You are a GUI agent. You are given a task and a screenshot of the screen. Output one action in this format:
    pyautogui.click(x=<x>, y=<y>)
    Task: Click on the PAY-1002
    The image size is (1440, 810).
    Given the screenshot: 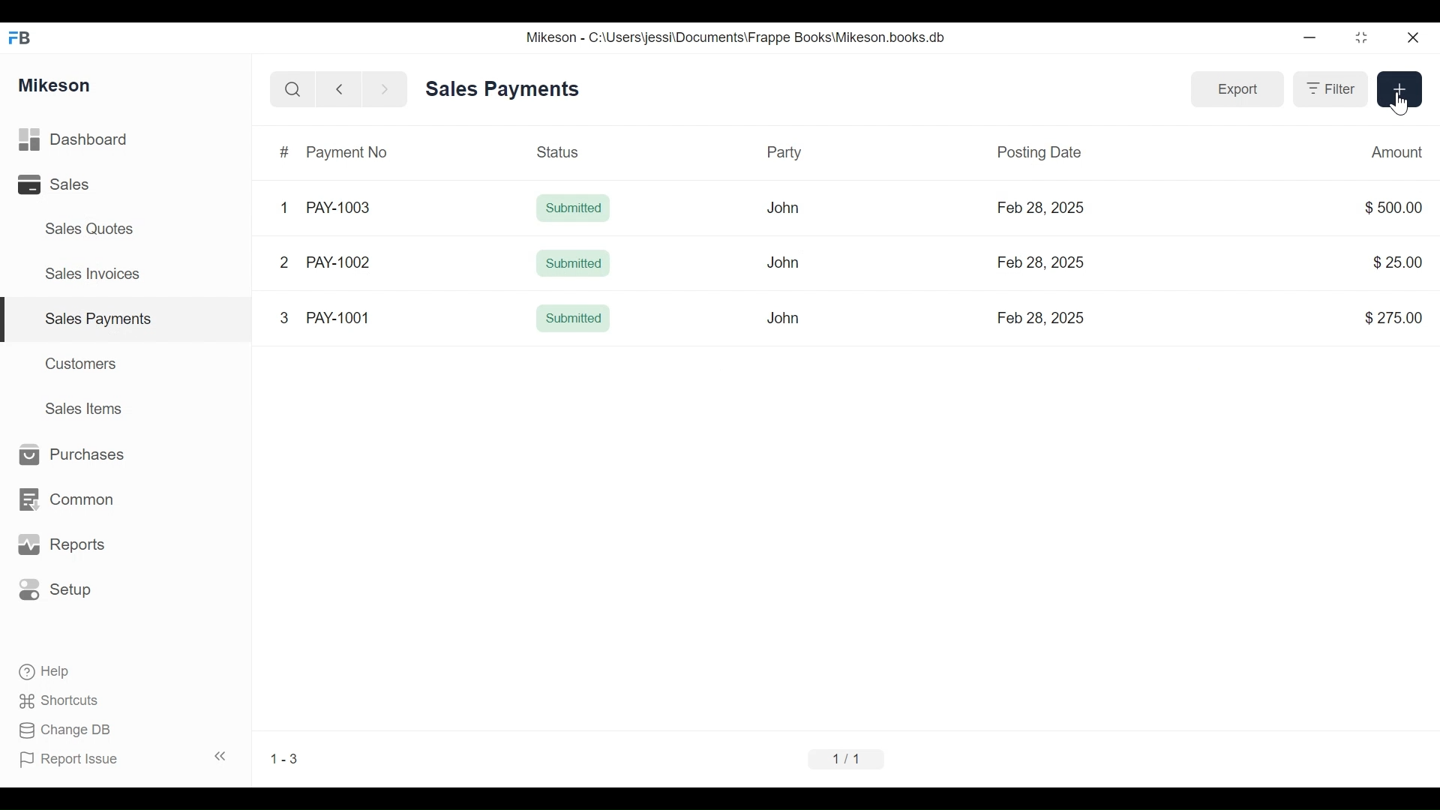 What is the action you would take?
    pyautogui.click(x=338, y=261)
    